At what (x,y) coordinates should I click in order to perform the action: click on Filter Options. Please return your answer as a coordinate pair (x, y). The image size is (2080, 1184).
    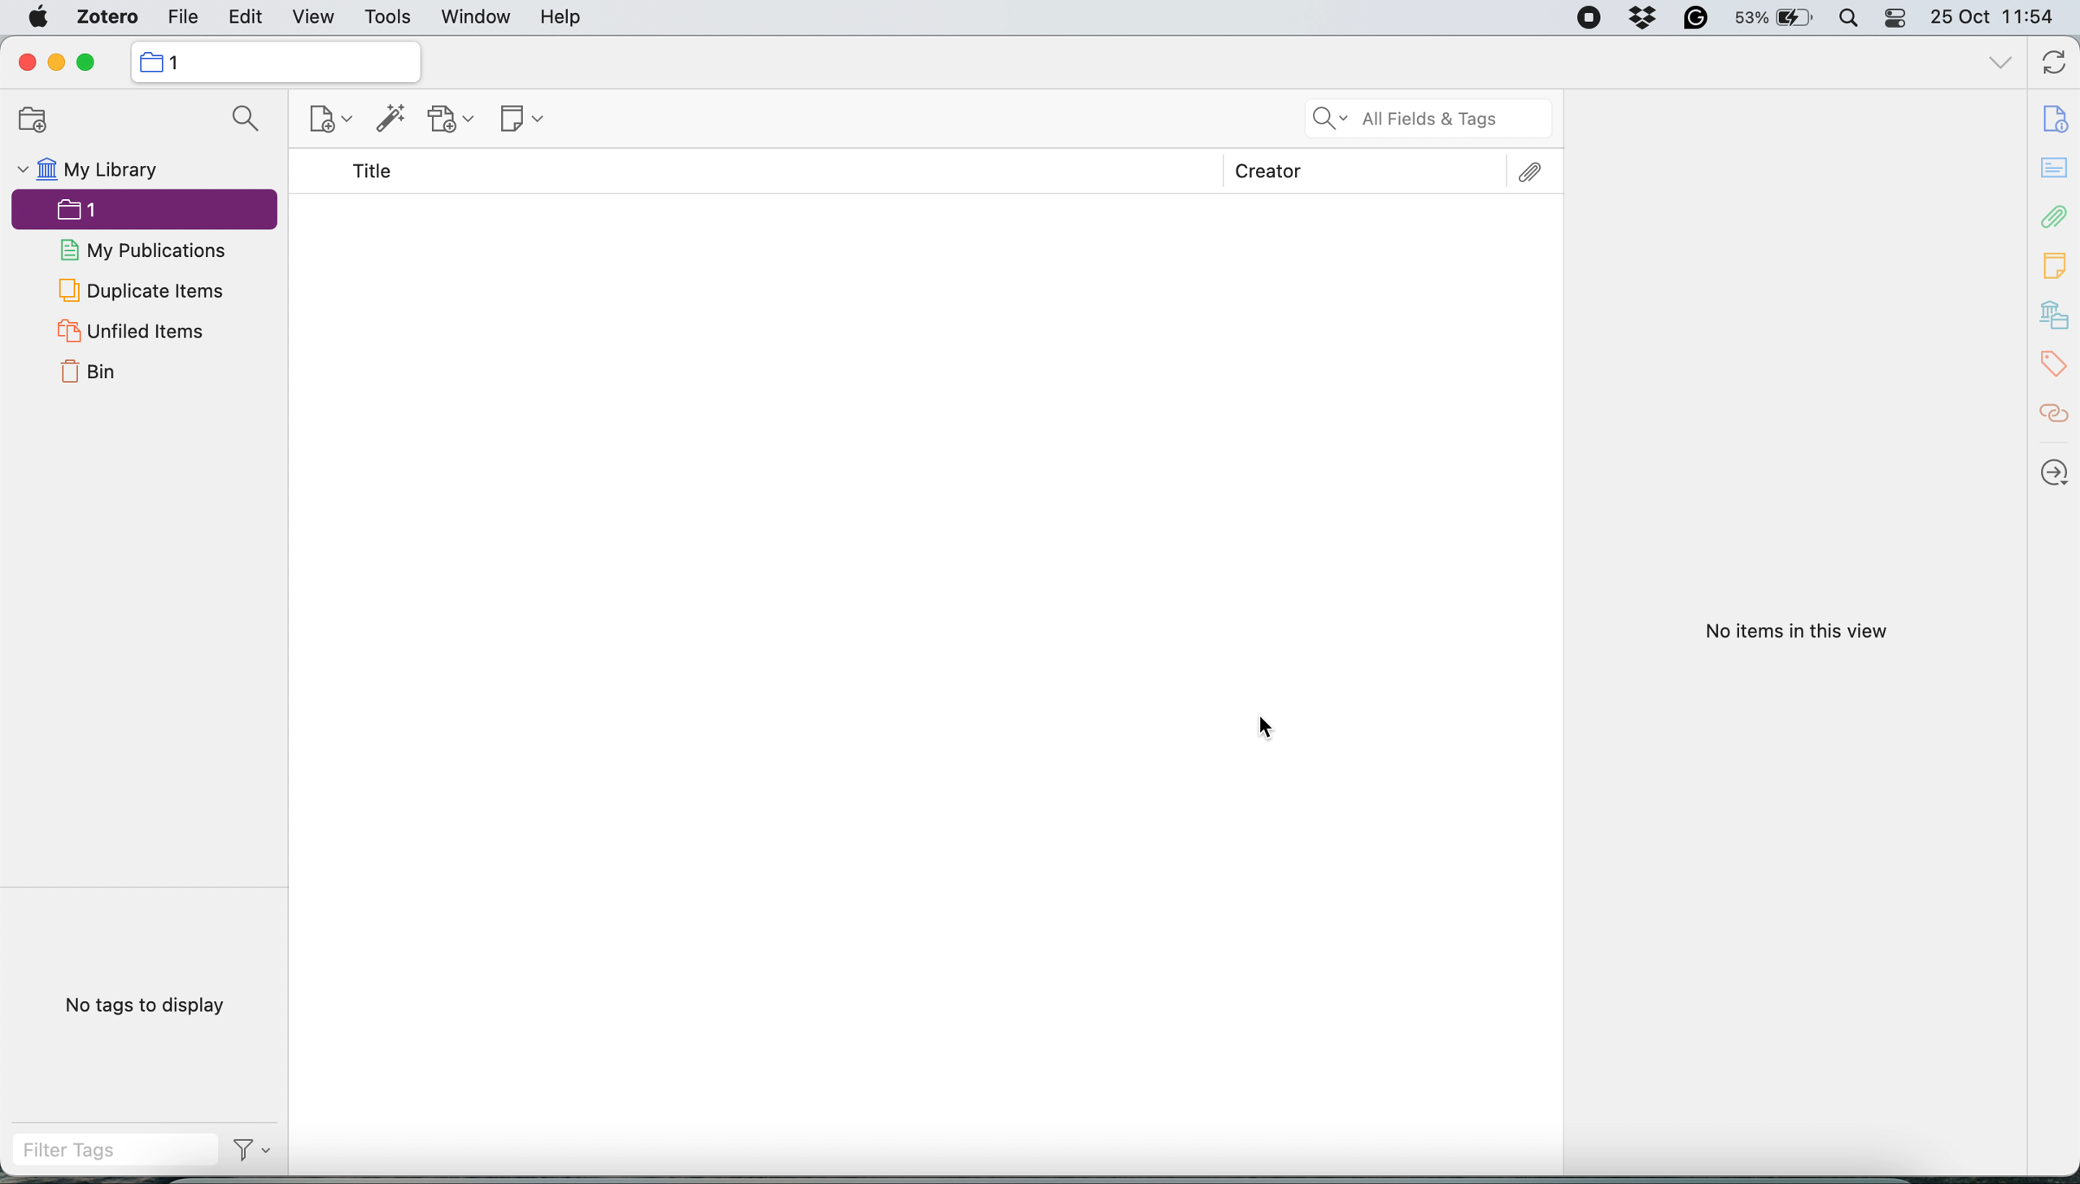
    Looking at the image, I should click on (255, 1156).